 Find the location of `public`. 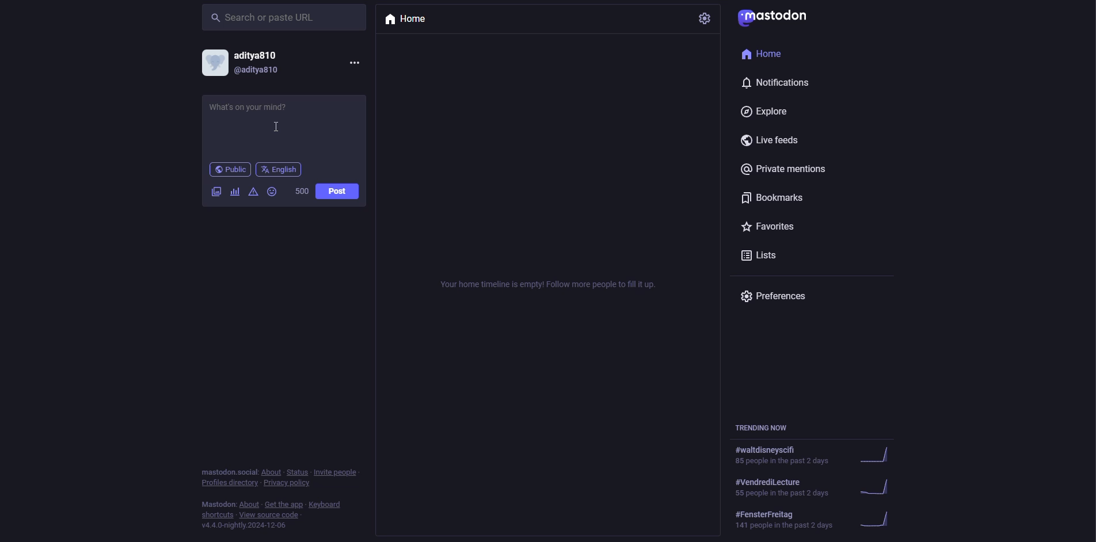

public is located at coordinates (230, 170).